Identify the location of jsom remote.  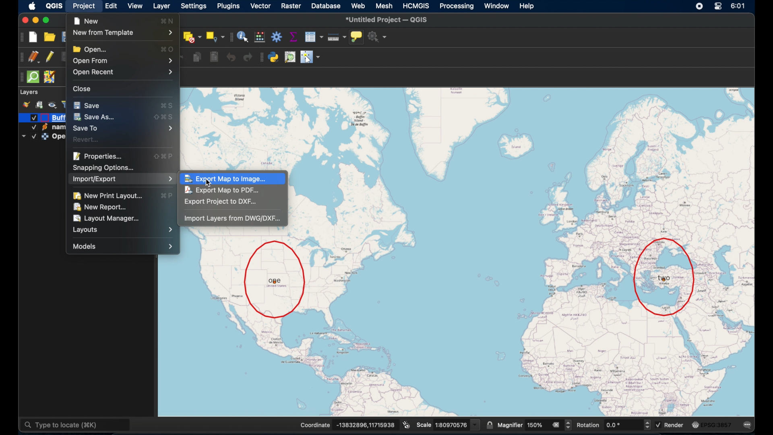
(50, 77).